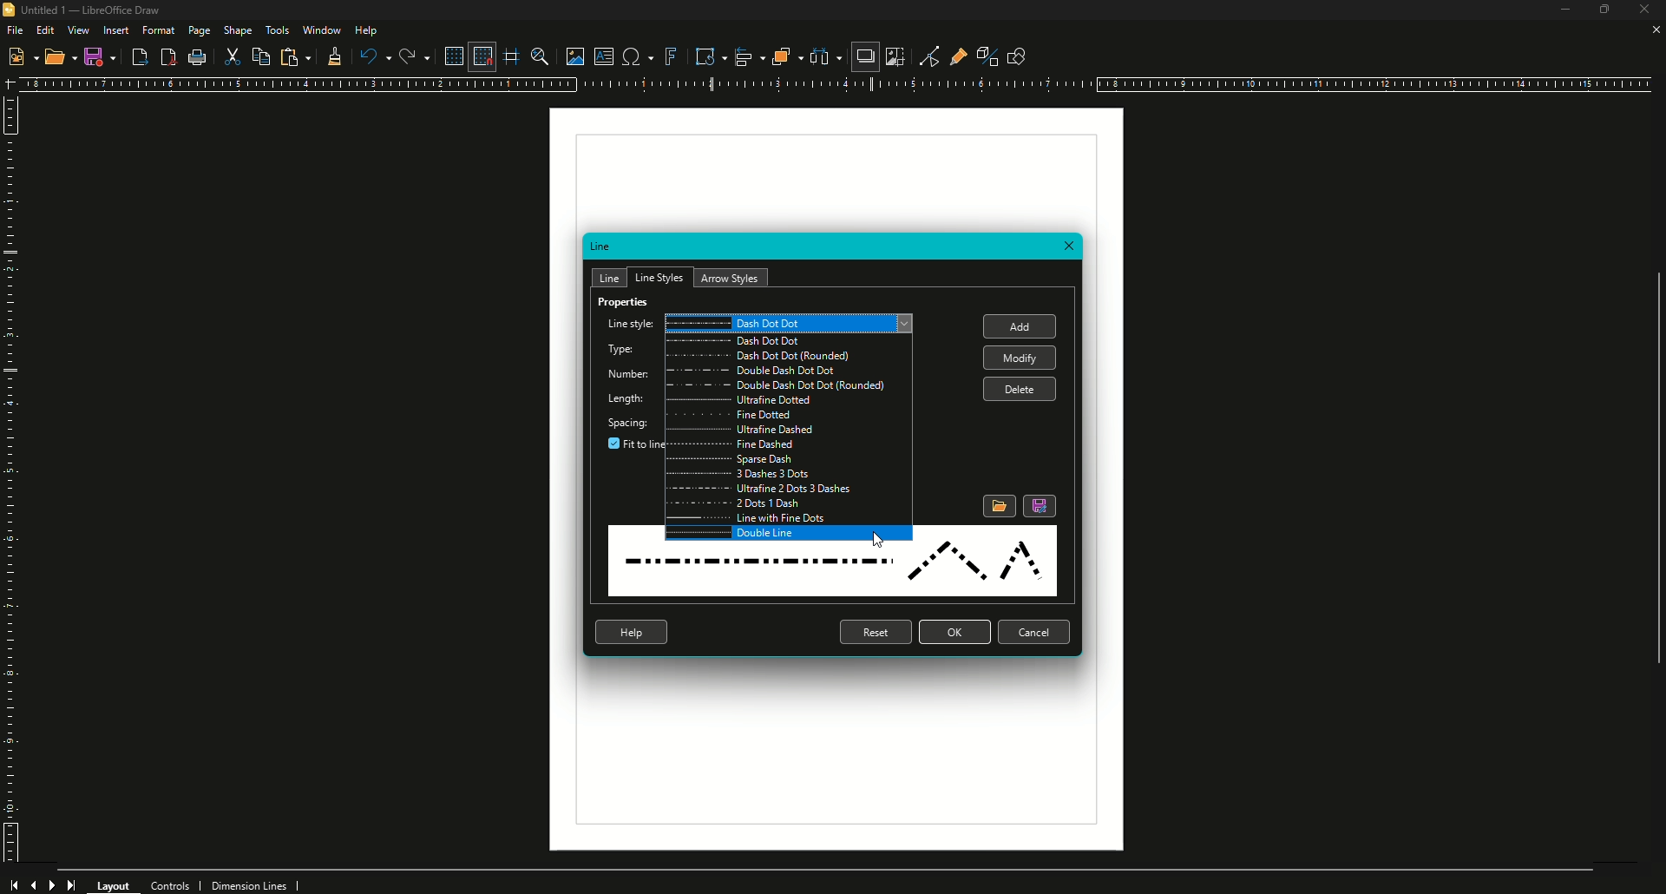 The image size is (1666, 894). I want to click on Snap to Grid, so click(481, 56).